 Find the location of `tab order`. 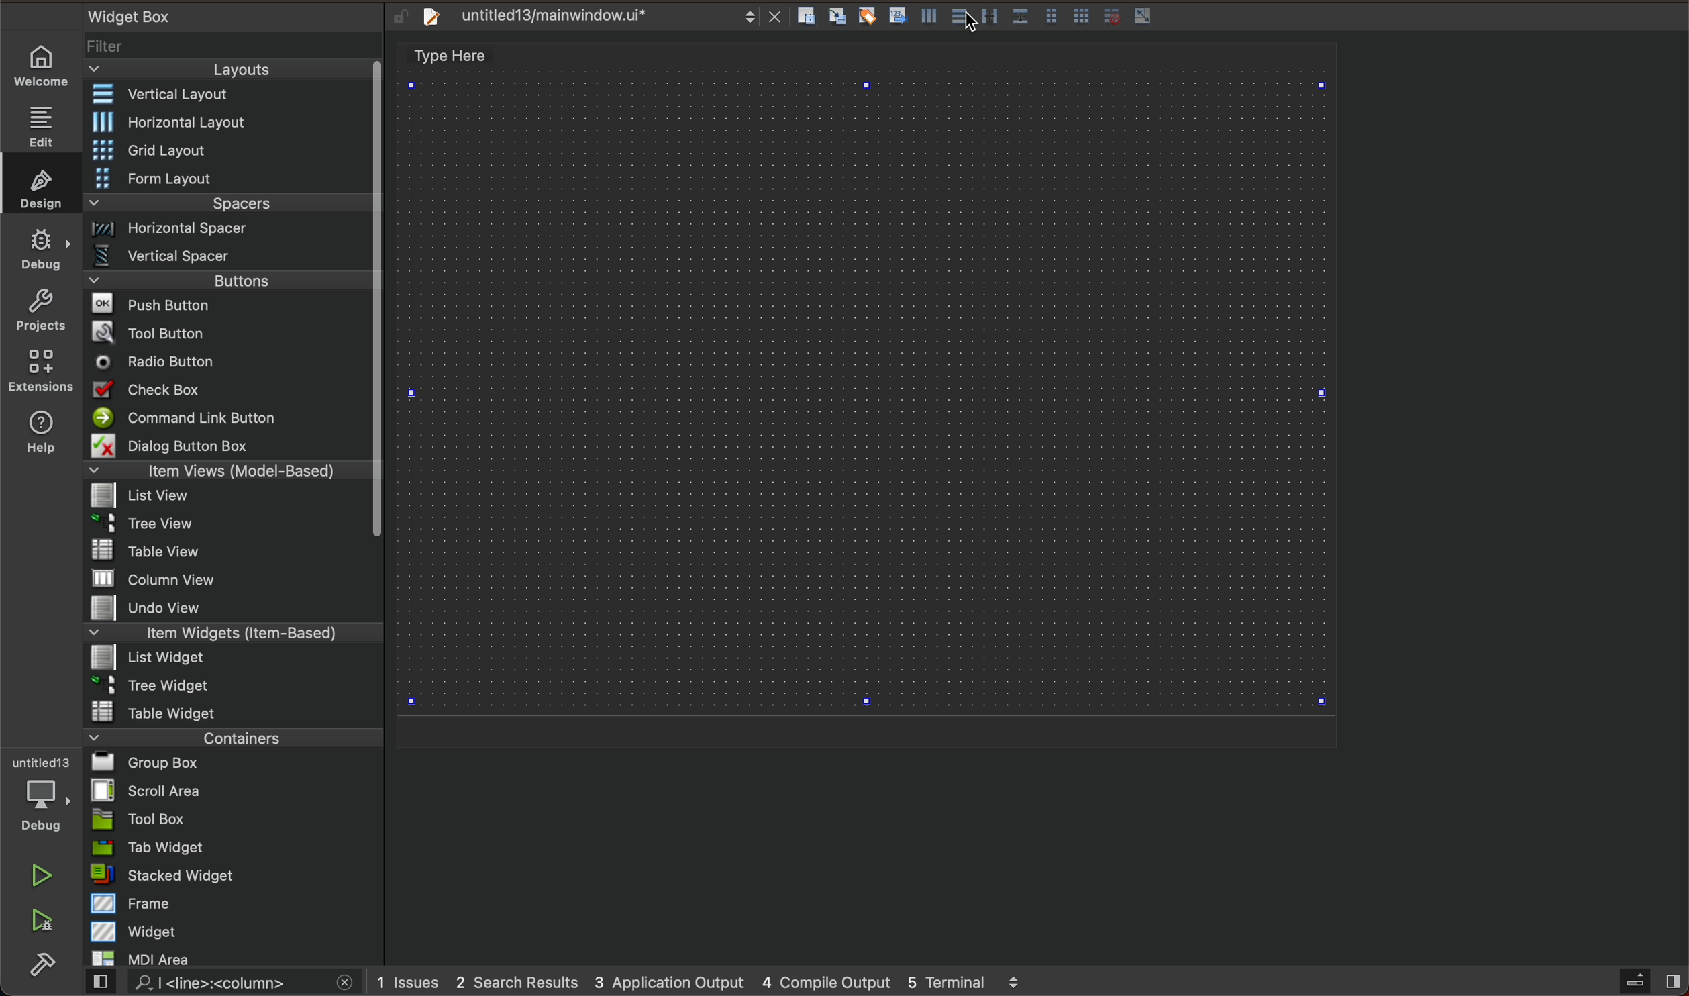

tab order is located at coordinates (899, 15).